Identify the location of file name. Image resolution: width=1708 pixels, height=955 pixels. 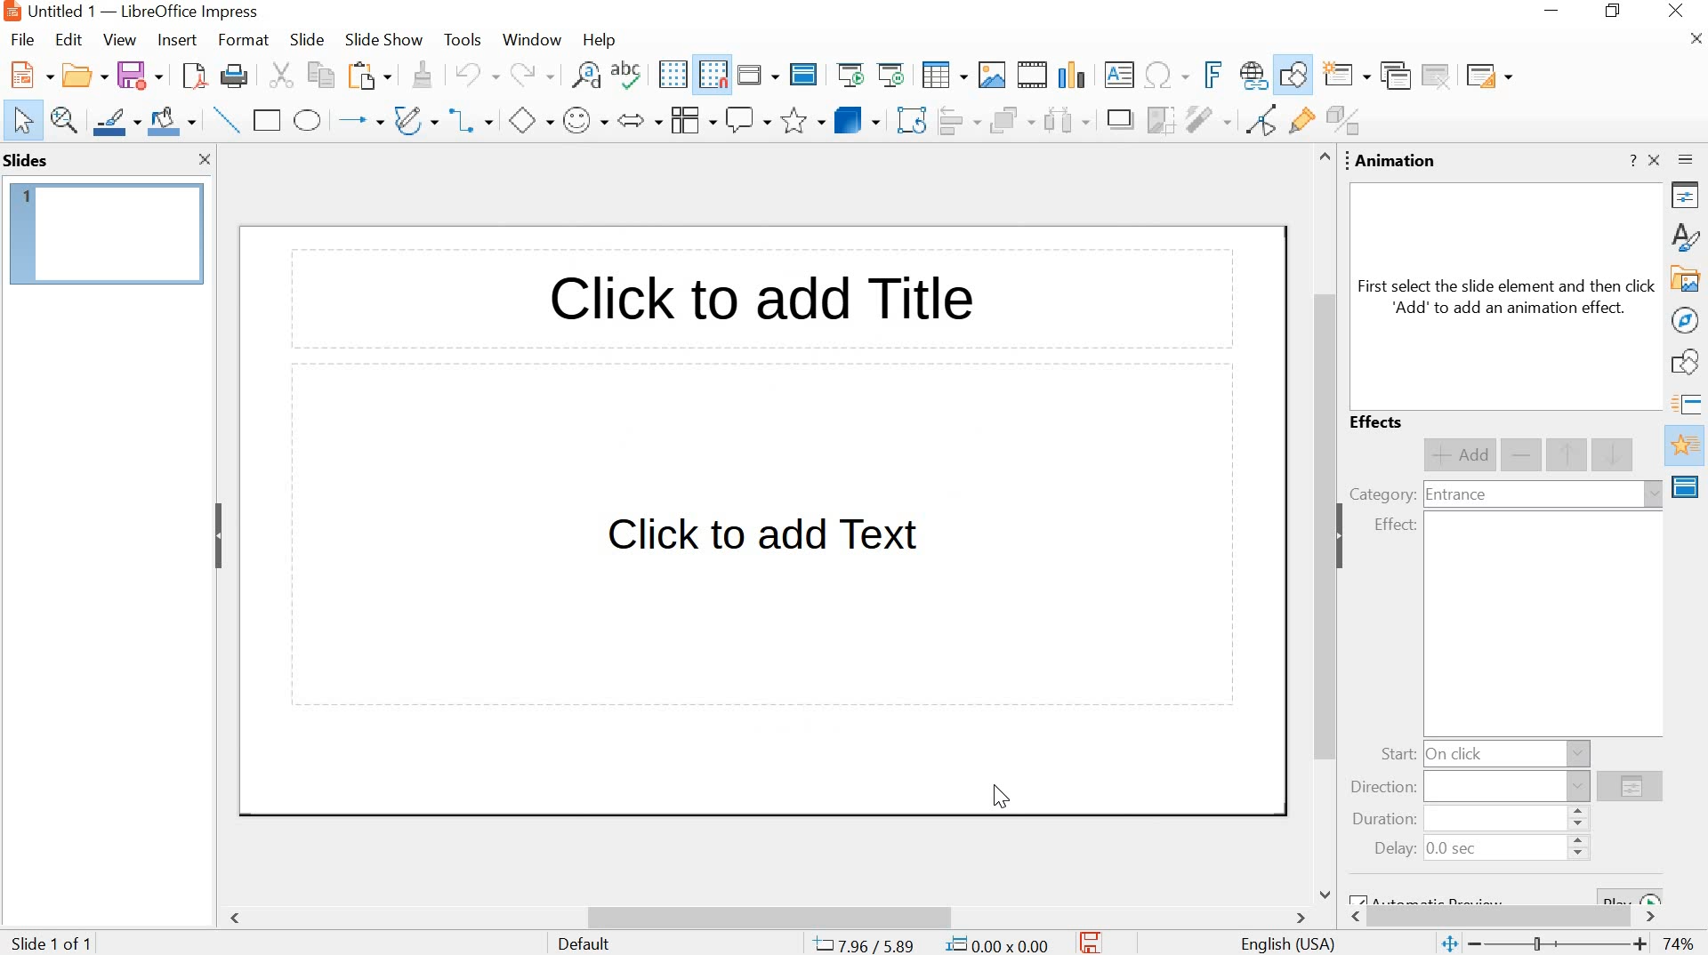
(62, 11).